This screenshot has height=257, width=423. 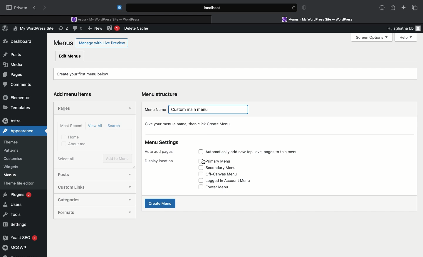 What do you see at coordinates (131, 201) in the screenshot?
I see `show` at bounding box center [131, 201].